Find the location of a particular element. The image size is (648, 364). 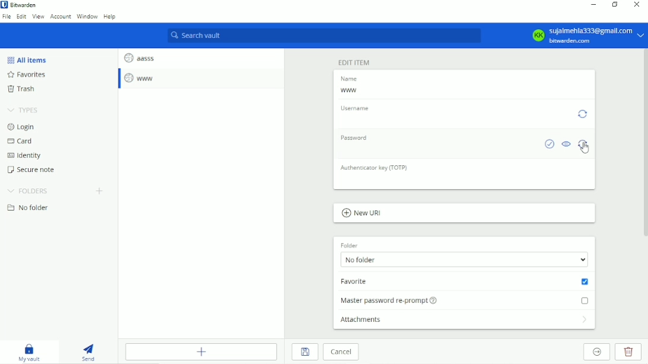

Edit is located at coordinates (22, 17).